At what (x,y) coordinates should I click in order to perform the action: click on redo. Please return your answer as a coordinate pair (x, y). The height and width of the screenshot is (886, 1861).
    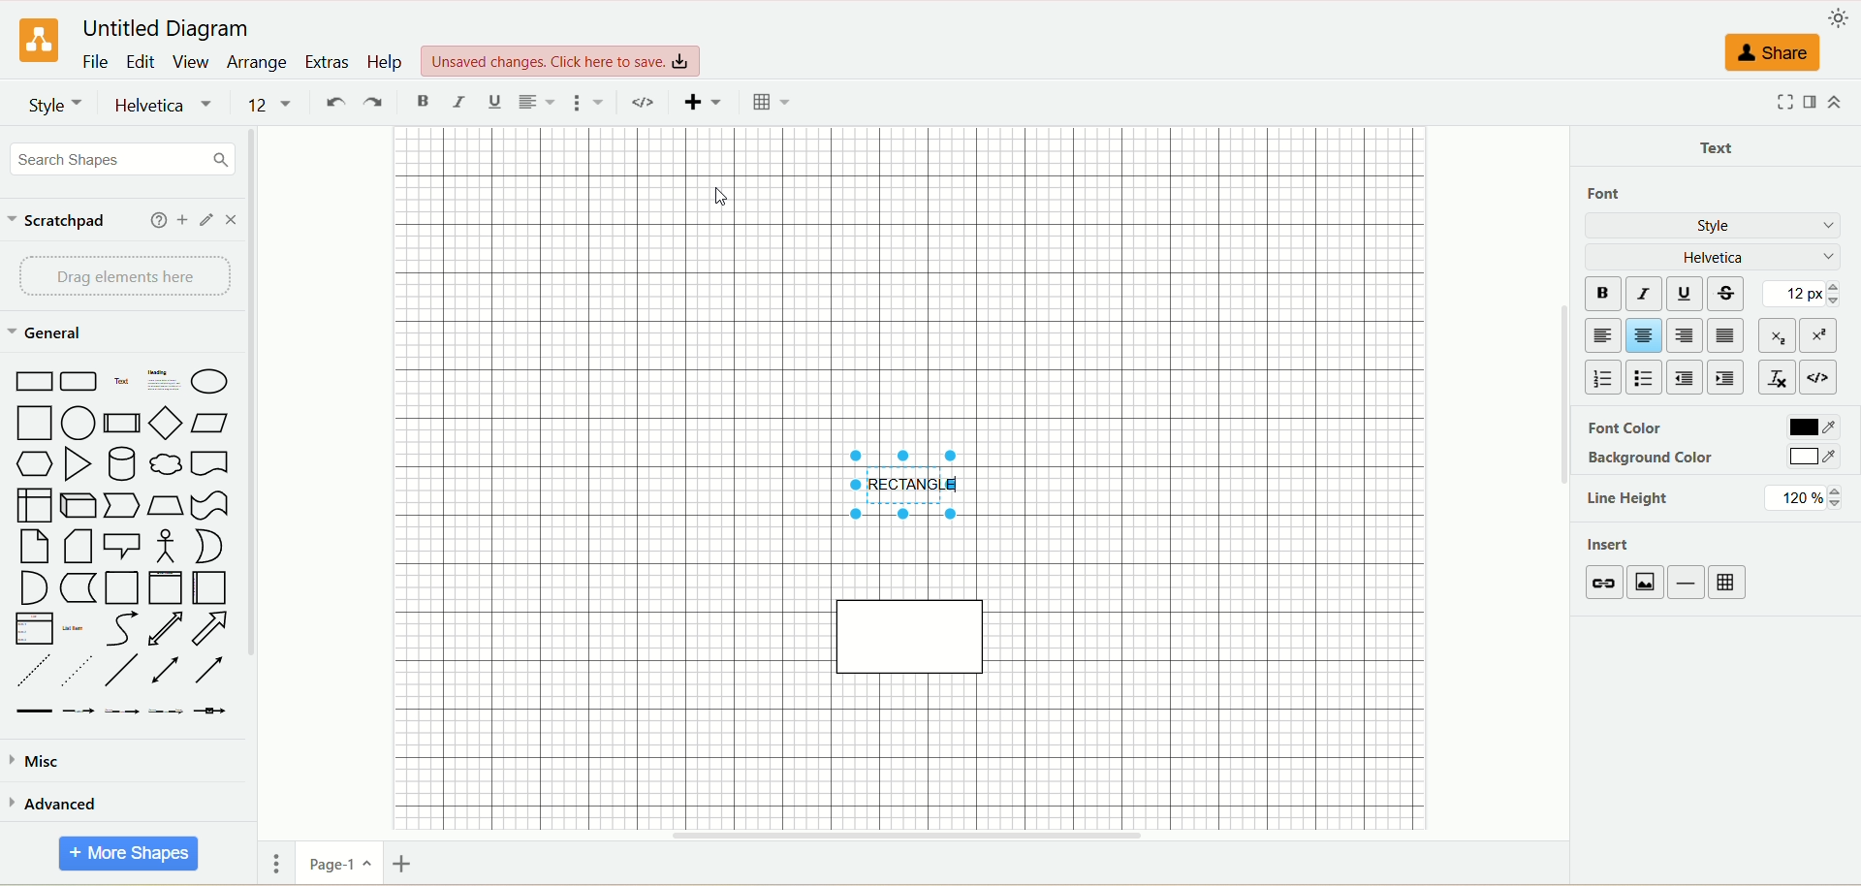
    Looking at the image, I should click on (376, 104).